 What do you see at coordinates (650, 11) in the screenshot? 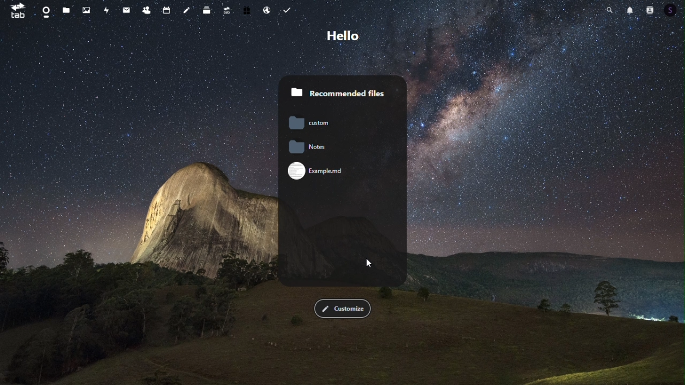
I see `Account icon` at bounding box center [650, 11].